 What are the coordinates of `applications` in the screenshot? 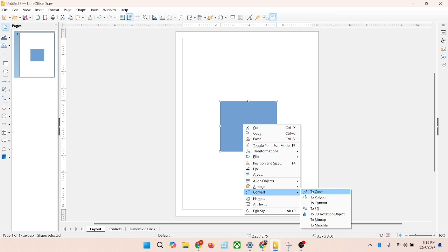 It's located at (252, 246).